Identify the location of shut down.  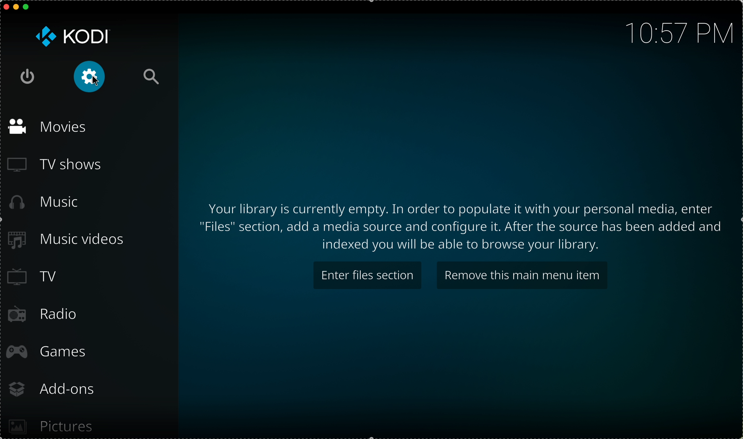
(30, 77).